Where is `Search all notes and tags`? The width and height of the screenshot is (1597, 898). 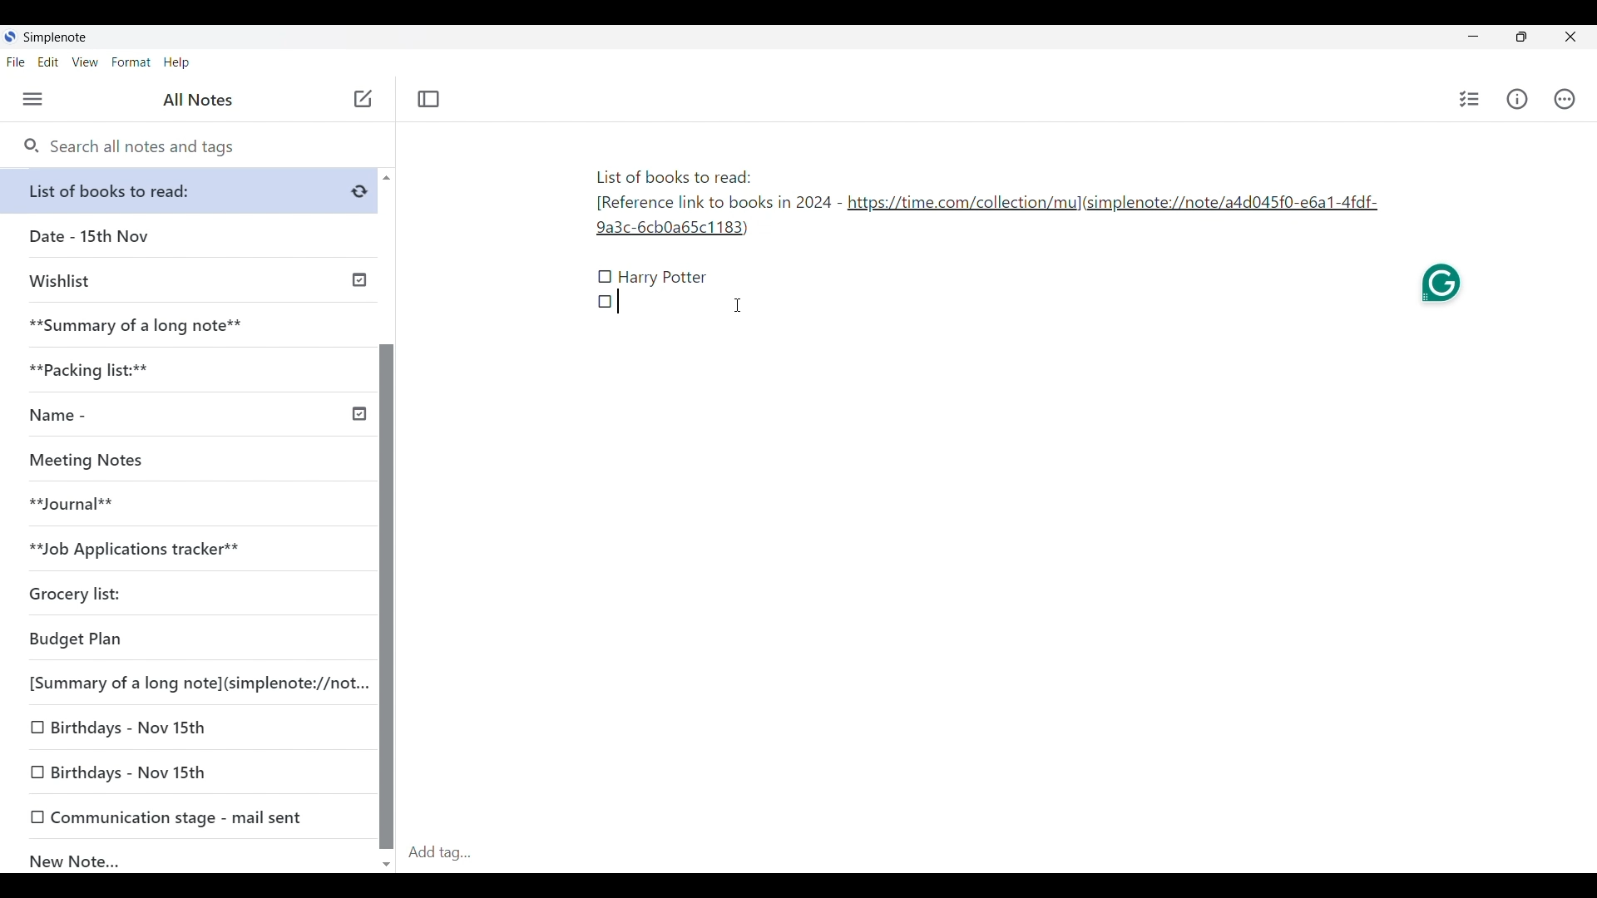
Search all notes and tags is located at coordinates (129, 147).